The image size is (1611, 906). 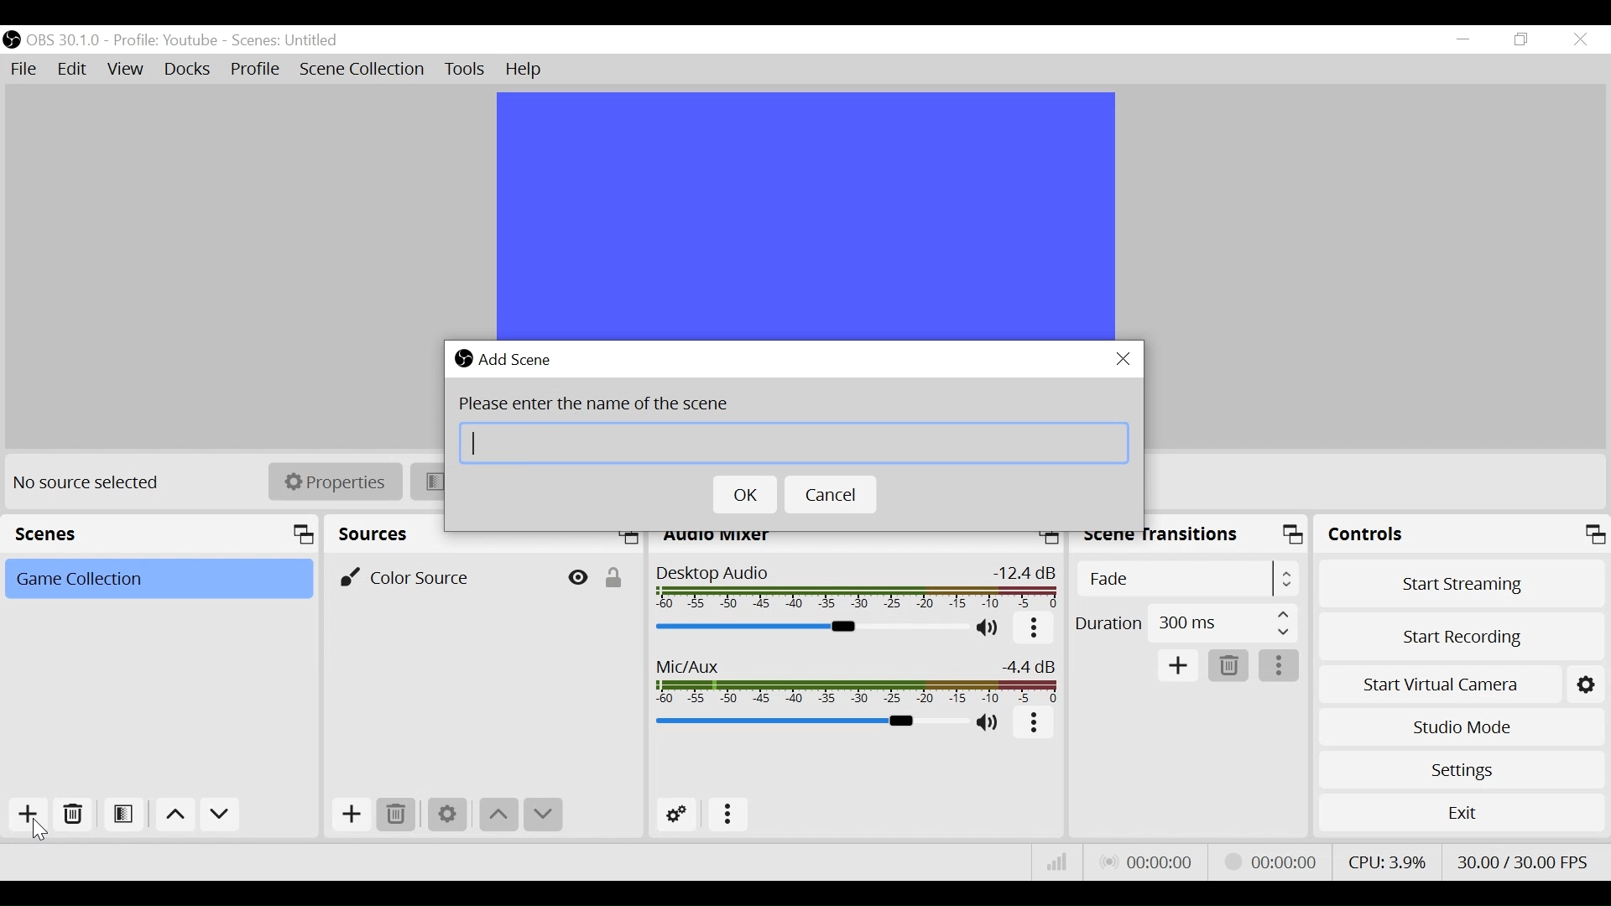 What do you see at coordinates (395, 814) in the screenshot?
I see `Delete` at bounding box center [395, 814].